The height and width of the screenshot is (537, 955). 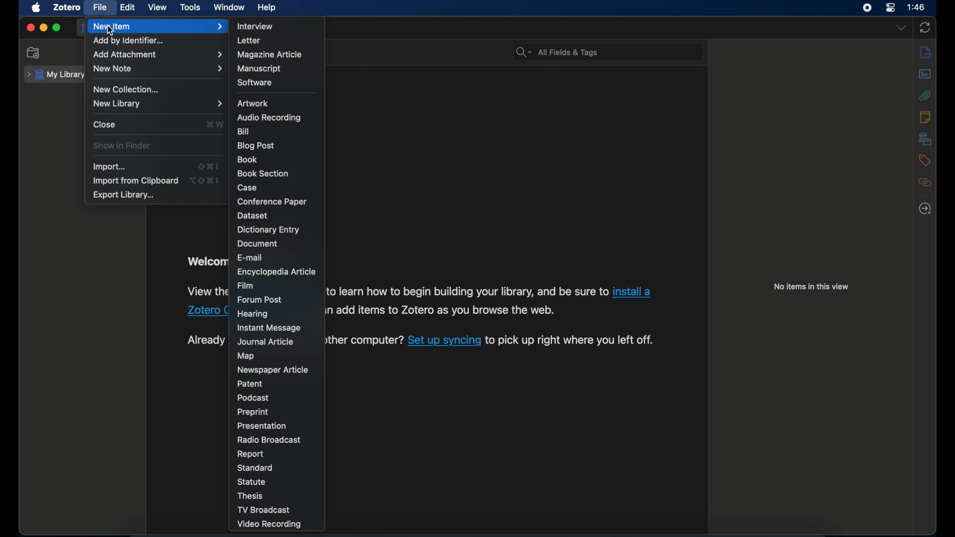 I want to click on new library, so click(x=156, y=103).